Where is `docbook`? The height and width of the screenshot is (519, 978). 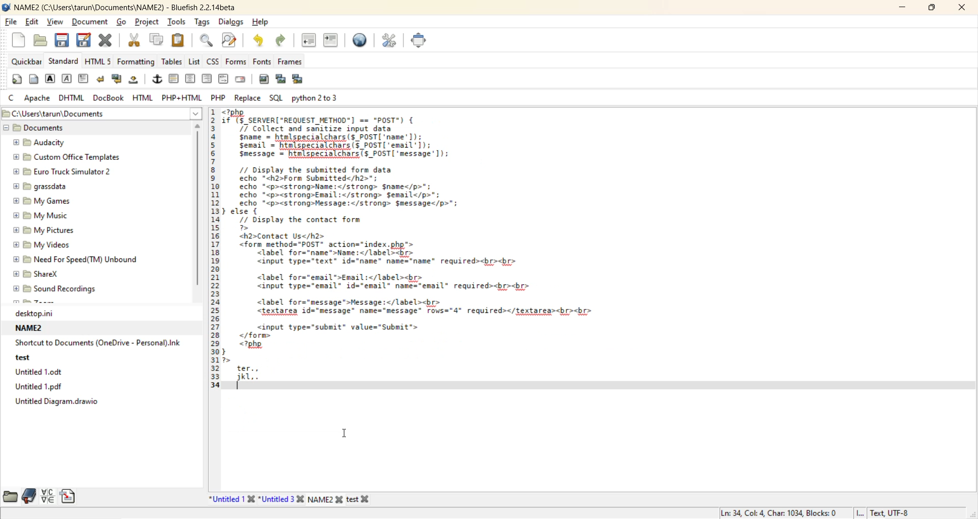
docbook is located at coordinates (111, 98).